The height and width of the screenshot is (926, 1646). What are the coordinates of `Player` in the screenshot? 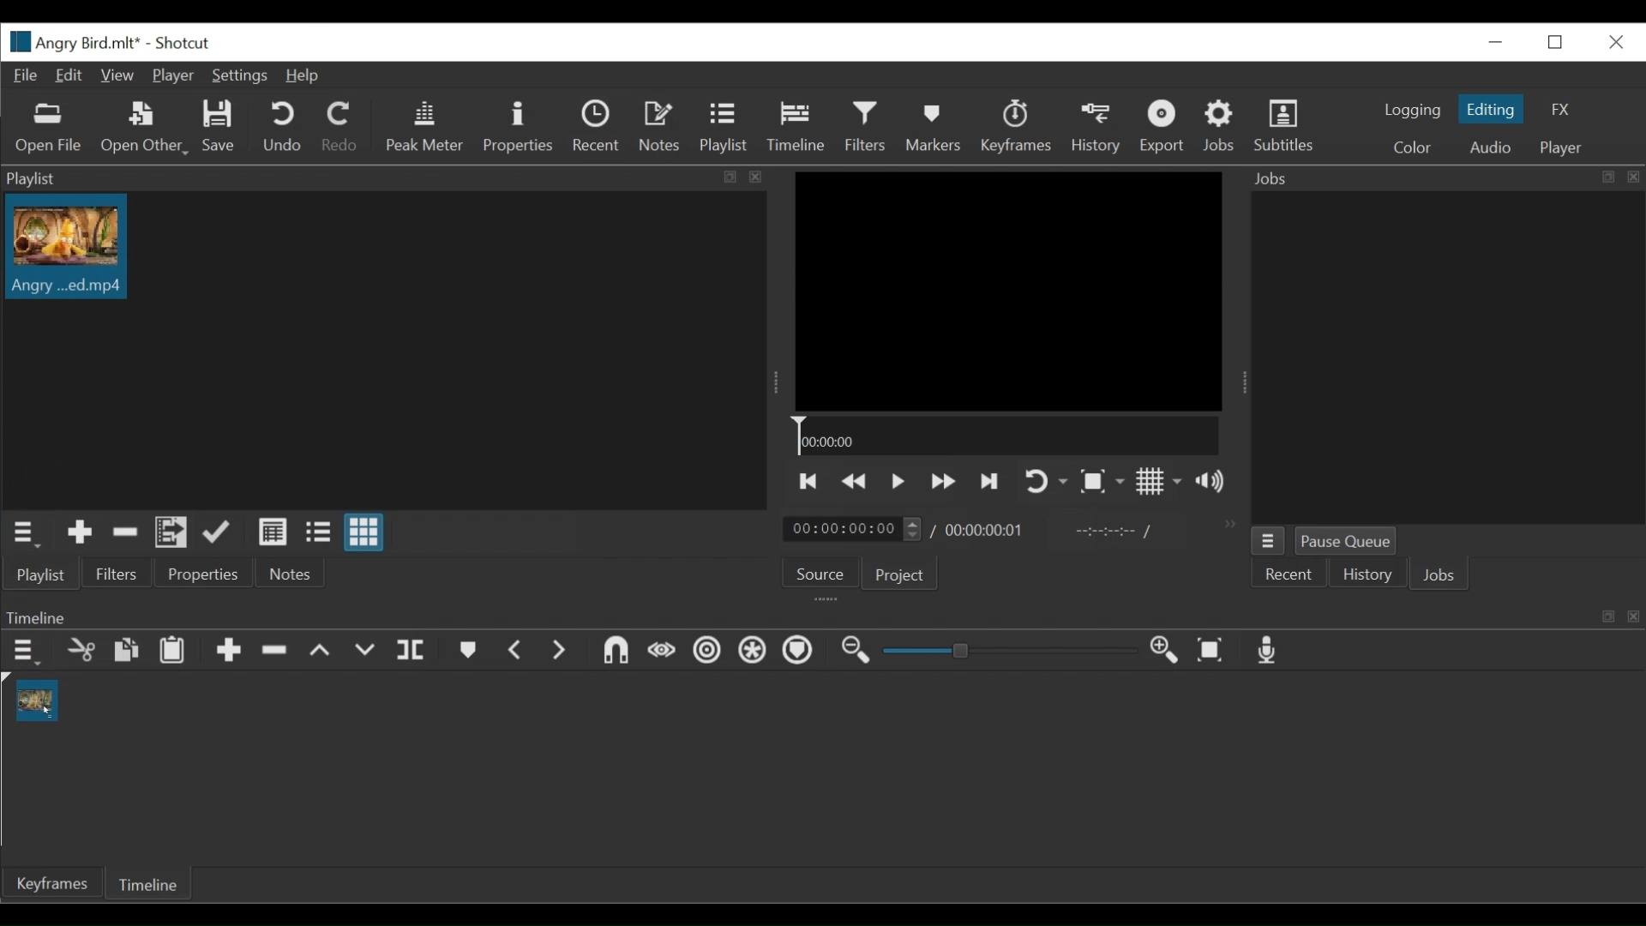 It's located at (1560, 148).